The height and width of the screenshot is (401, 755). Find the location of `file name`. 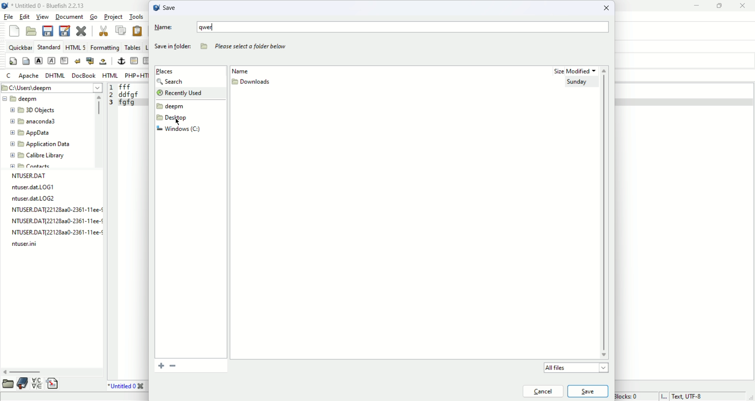

file name is located at coordinates (23, 246).